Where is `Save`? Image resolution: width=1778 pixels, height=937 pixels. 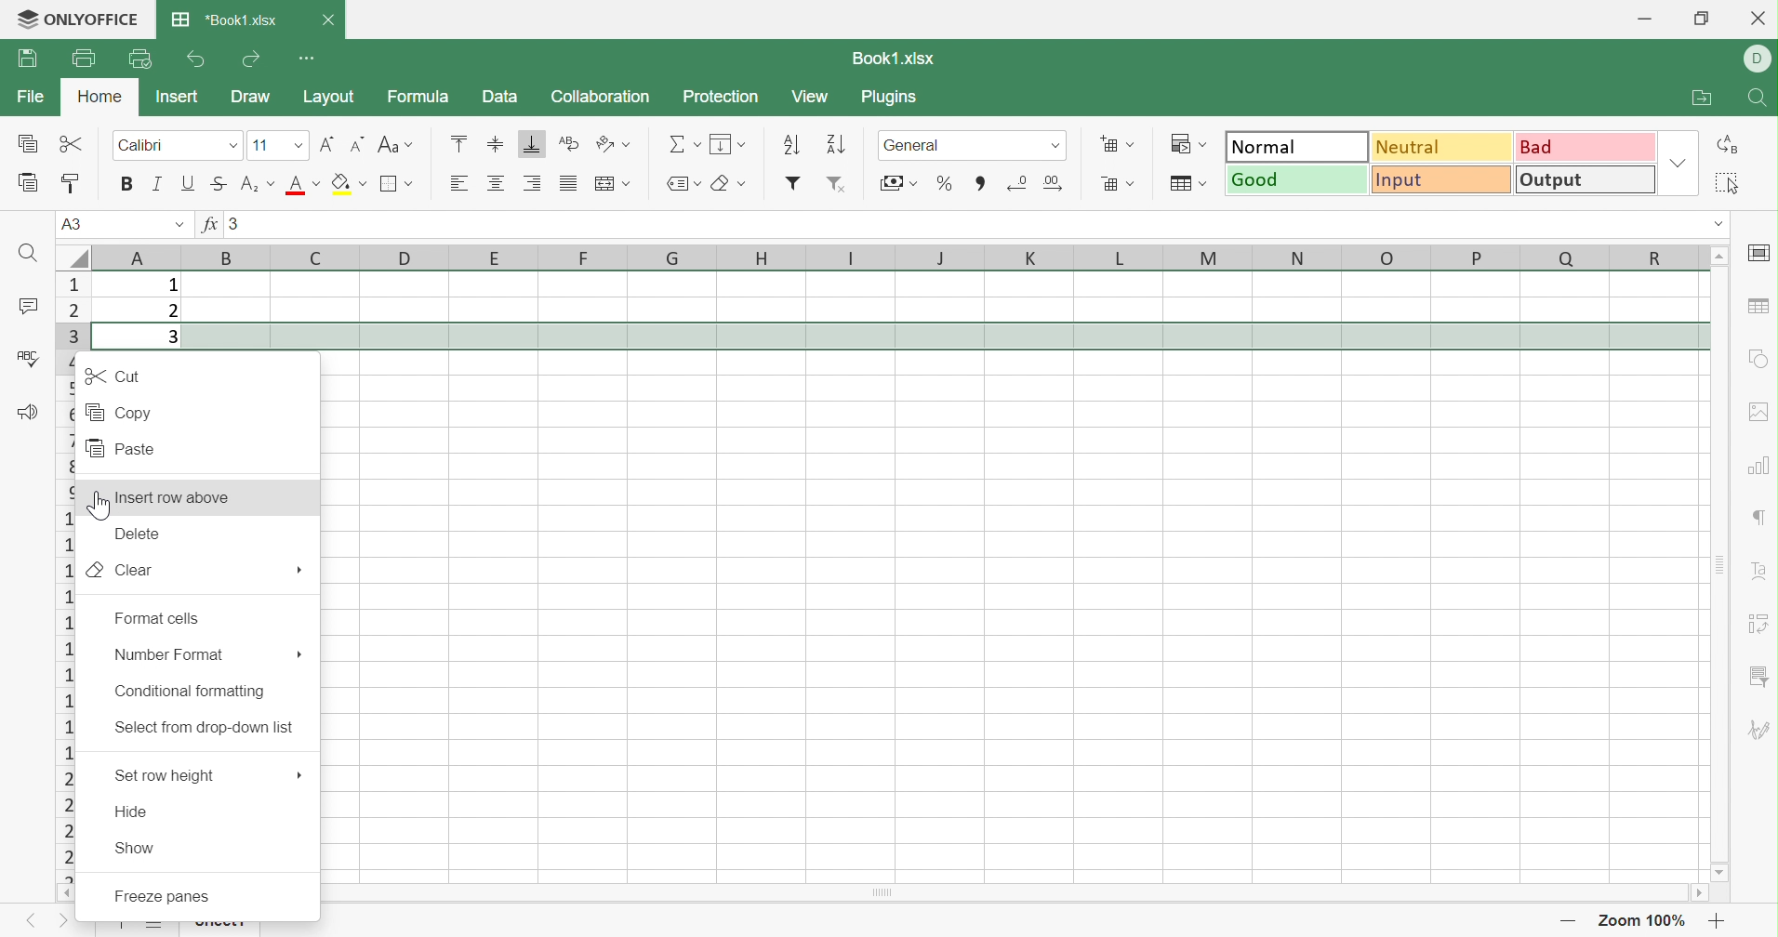
Save is located at coordinates (28, 58).